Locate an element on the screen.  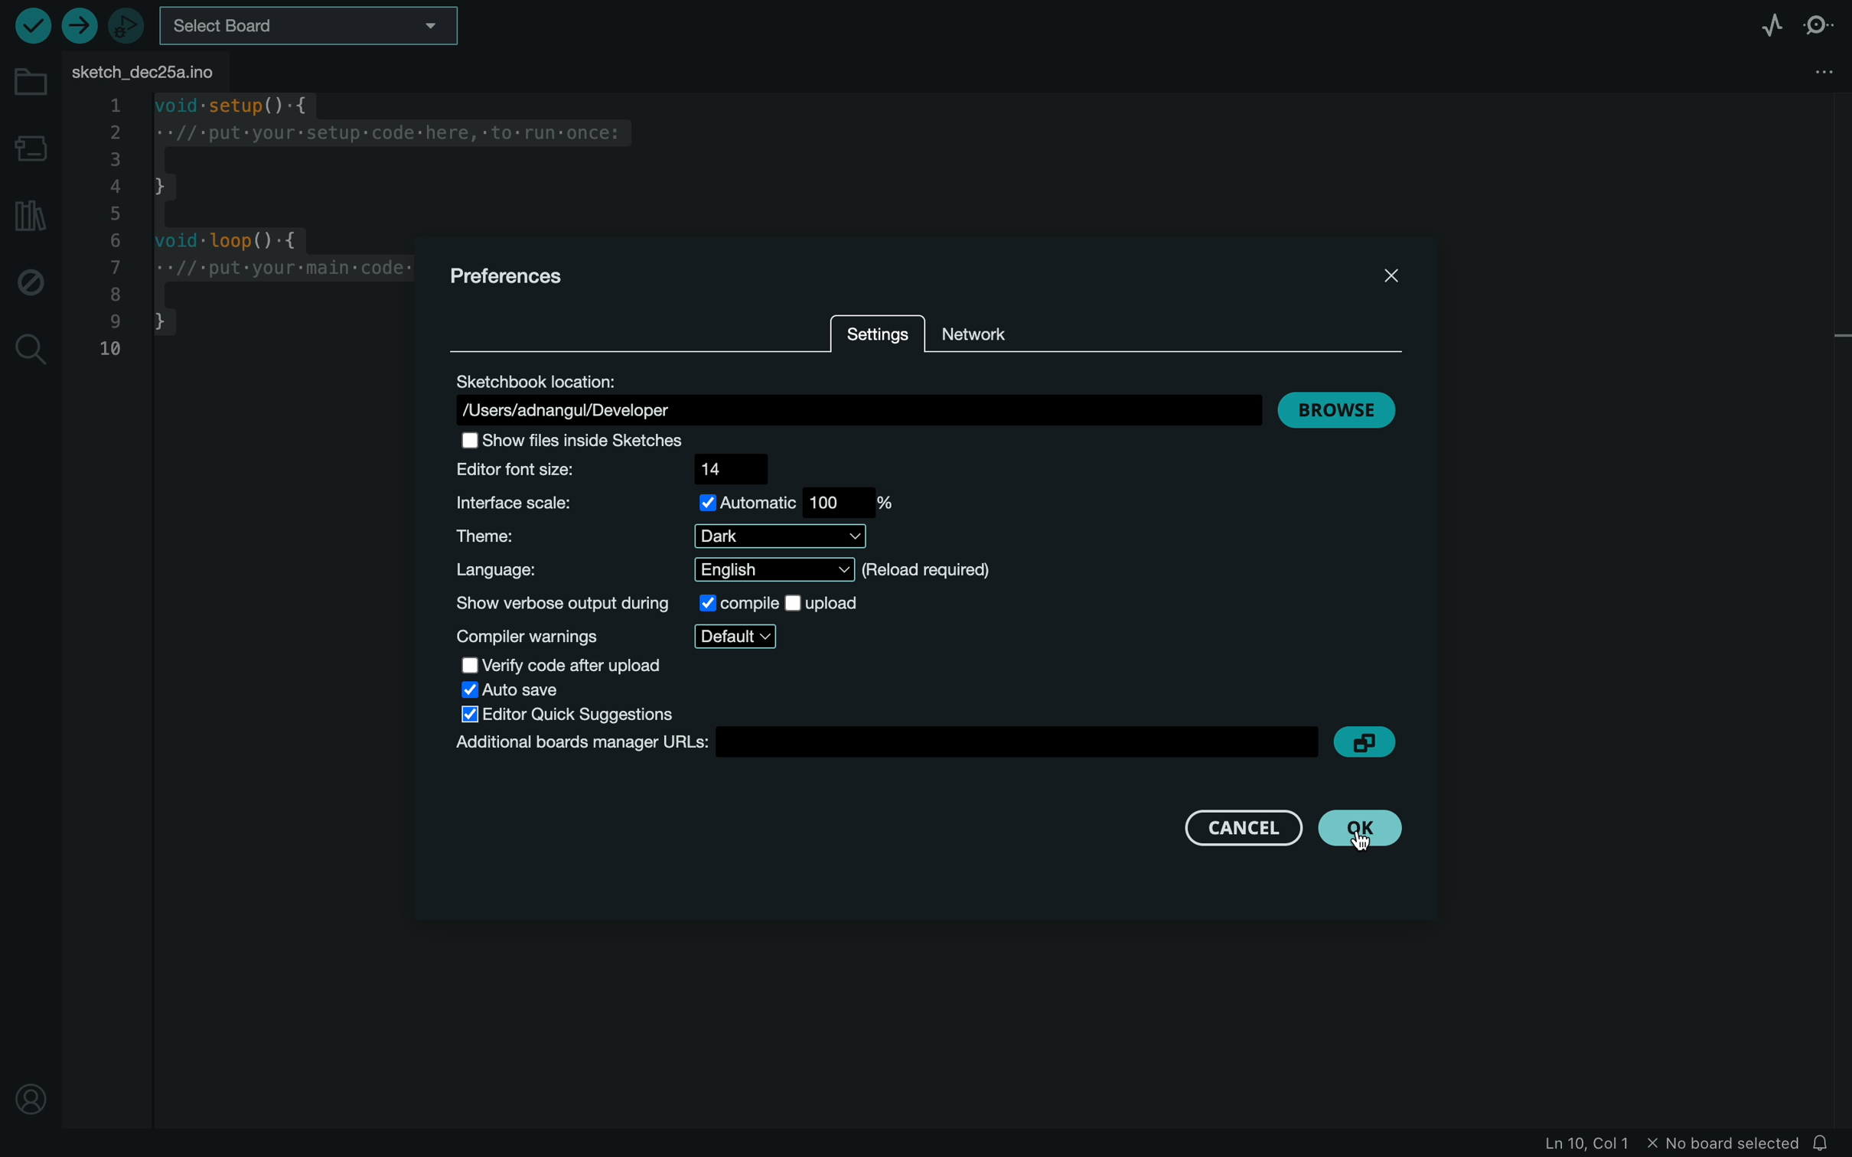
selected is located at coordinates (579, 716).